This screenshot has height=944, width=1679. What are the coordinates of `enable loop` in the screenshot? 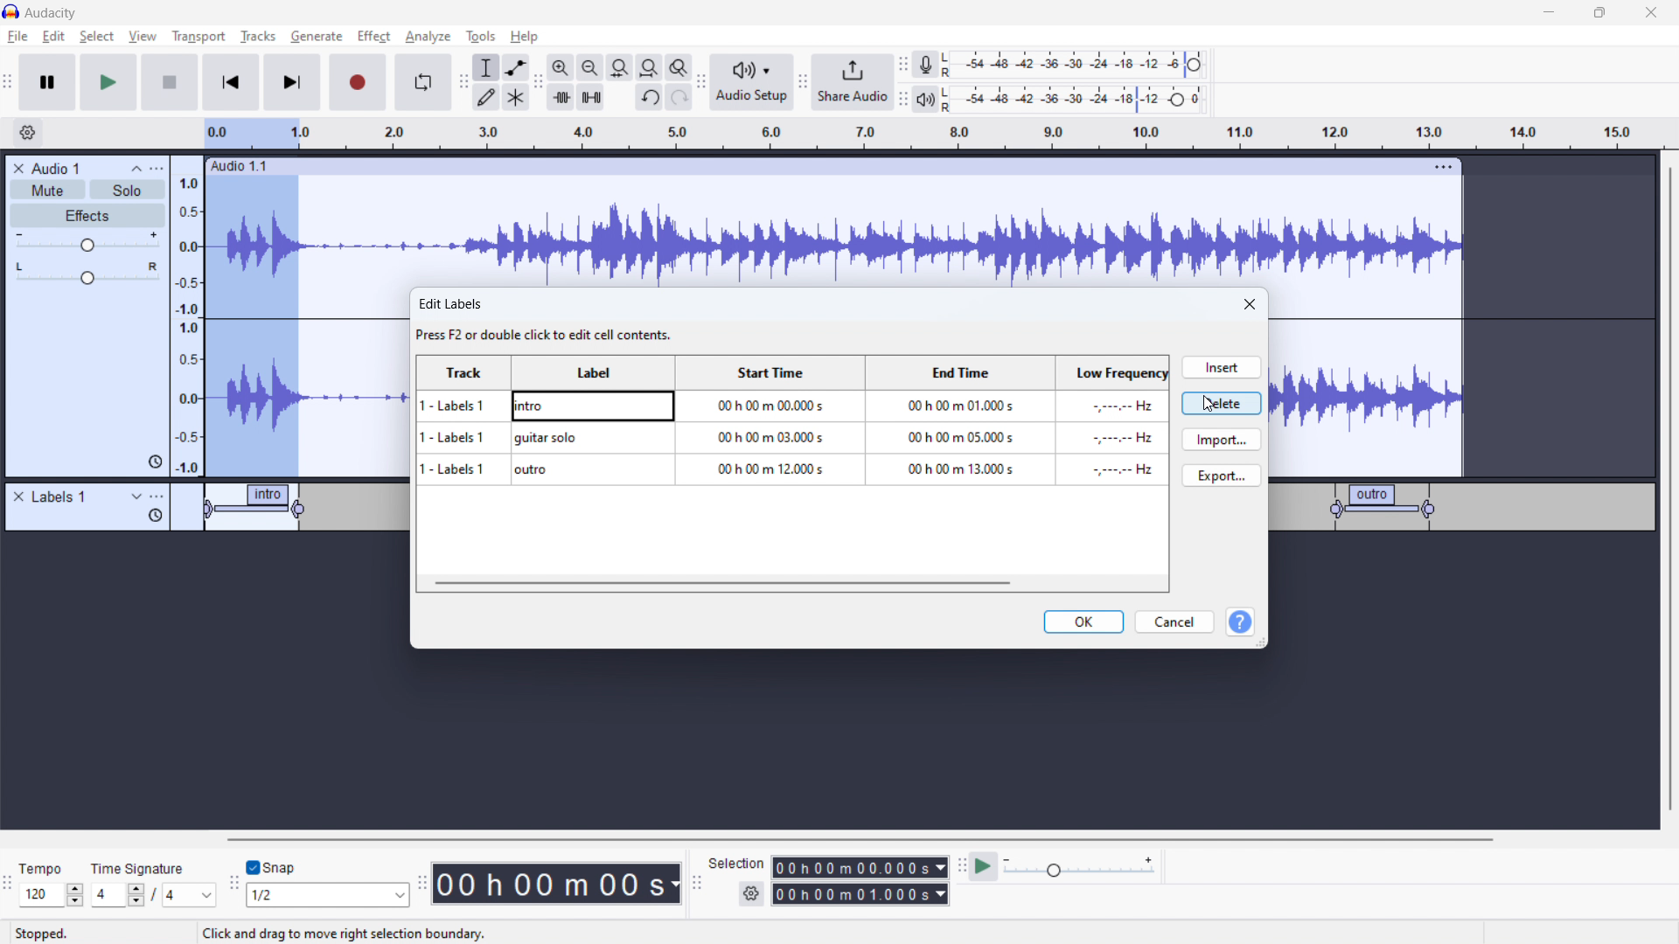 It's located at (422, 81).